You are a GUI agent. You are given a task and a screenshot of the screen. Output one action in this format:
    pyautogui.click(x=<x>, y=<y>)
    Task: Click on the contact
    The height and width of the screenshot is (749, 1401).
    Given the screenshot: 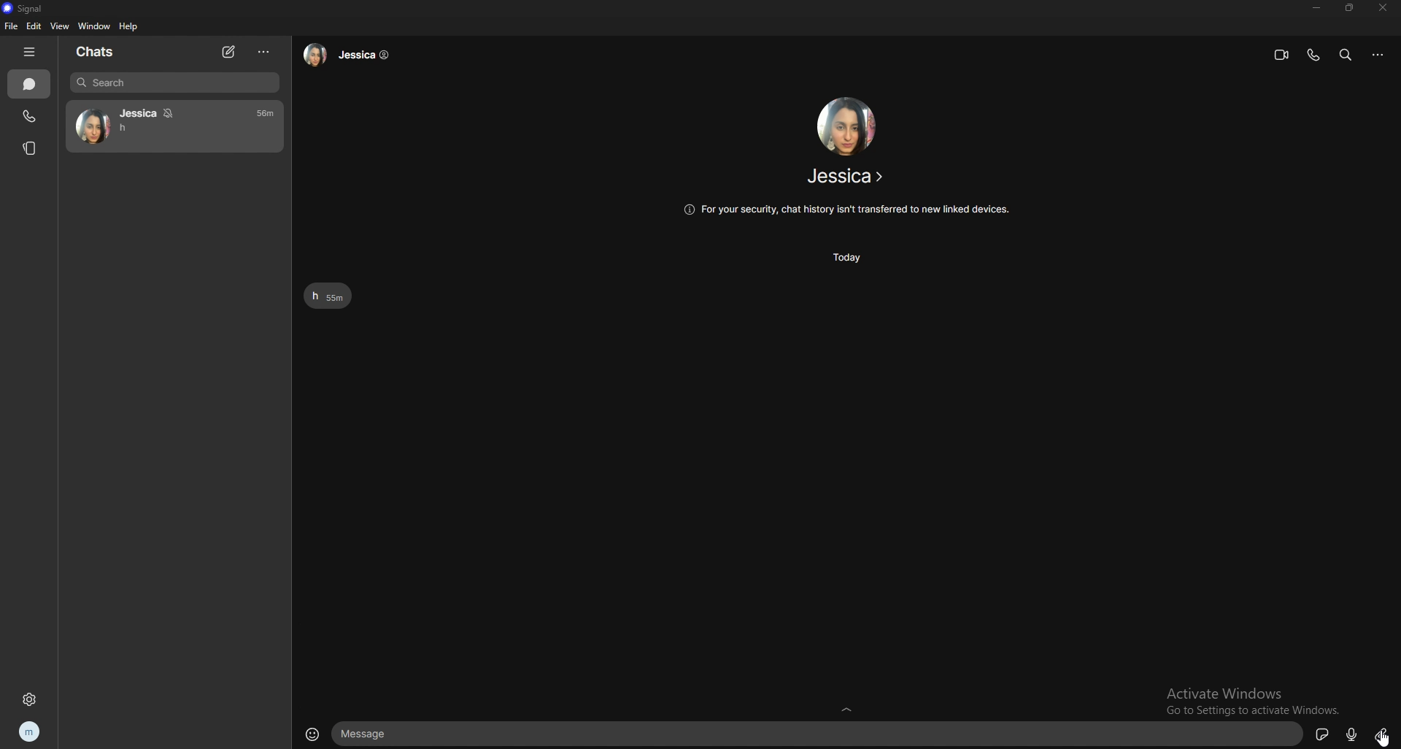 What is the action you would take?
    pyautogui.click(x=350, y=55)
    